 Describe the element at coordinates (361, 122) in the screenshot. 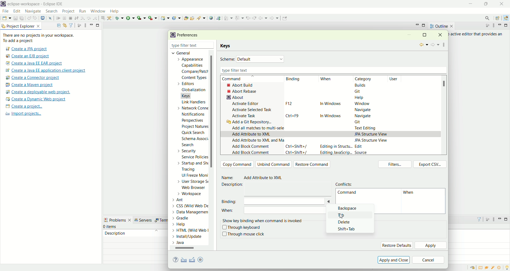

I see `Git` at that location.